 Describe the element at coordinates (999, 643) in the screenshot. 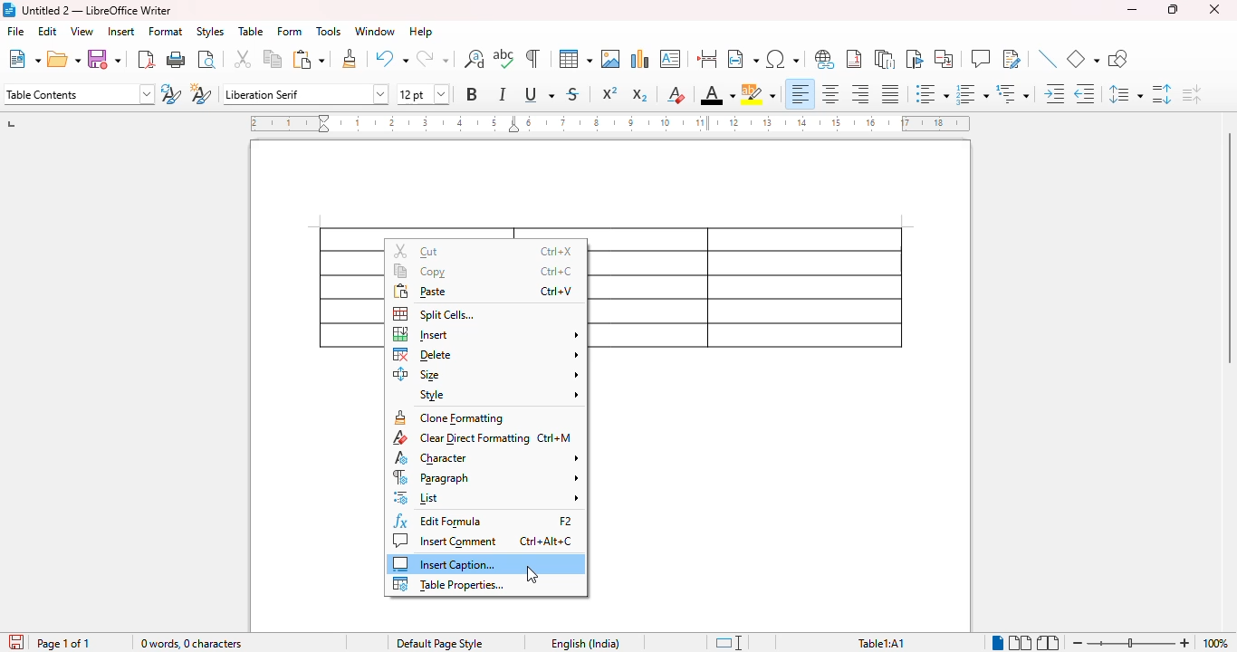

I see `single-page view` at that location.